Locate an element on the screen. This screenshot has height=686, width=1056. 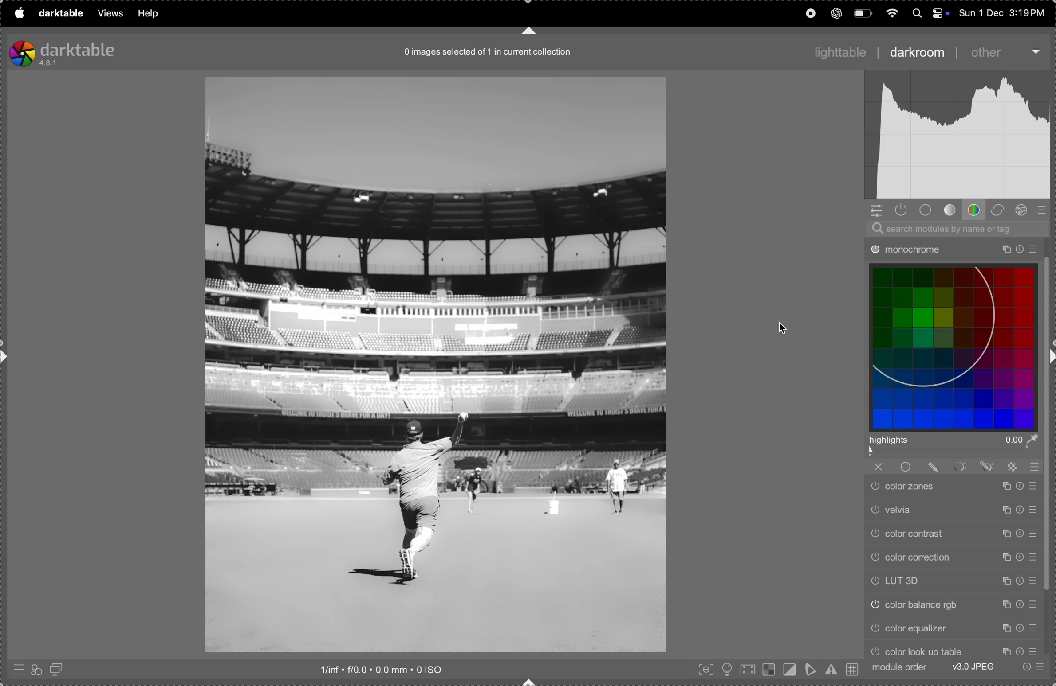
wifi is located at coordinates (893, 14).